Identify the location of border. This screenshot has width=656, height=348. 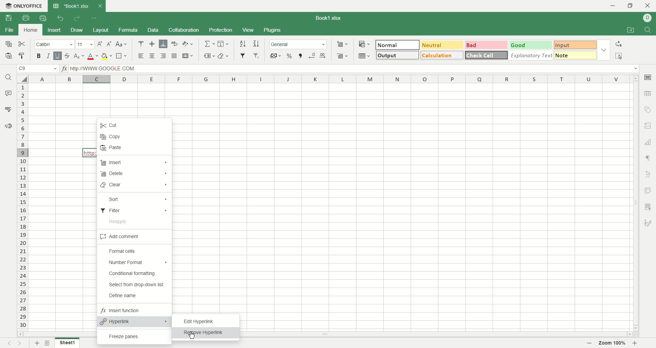
(121, 56).